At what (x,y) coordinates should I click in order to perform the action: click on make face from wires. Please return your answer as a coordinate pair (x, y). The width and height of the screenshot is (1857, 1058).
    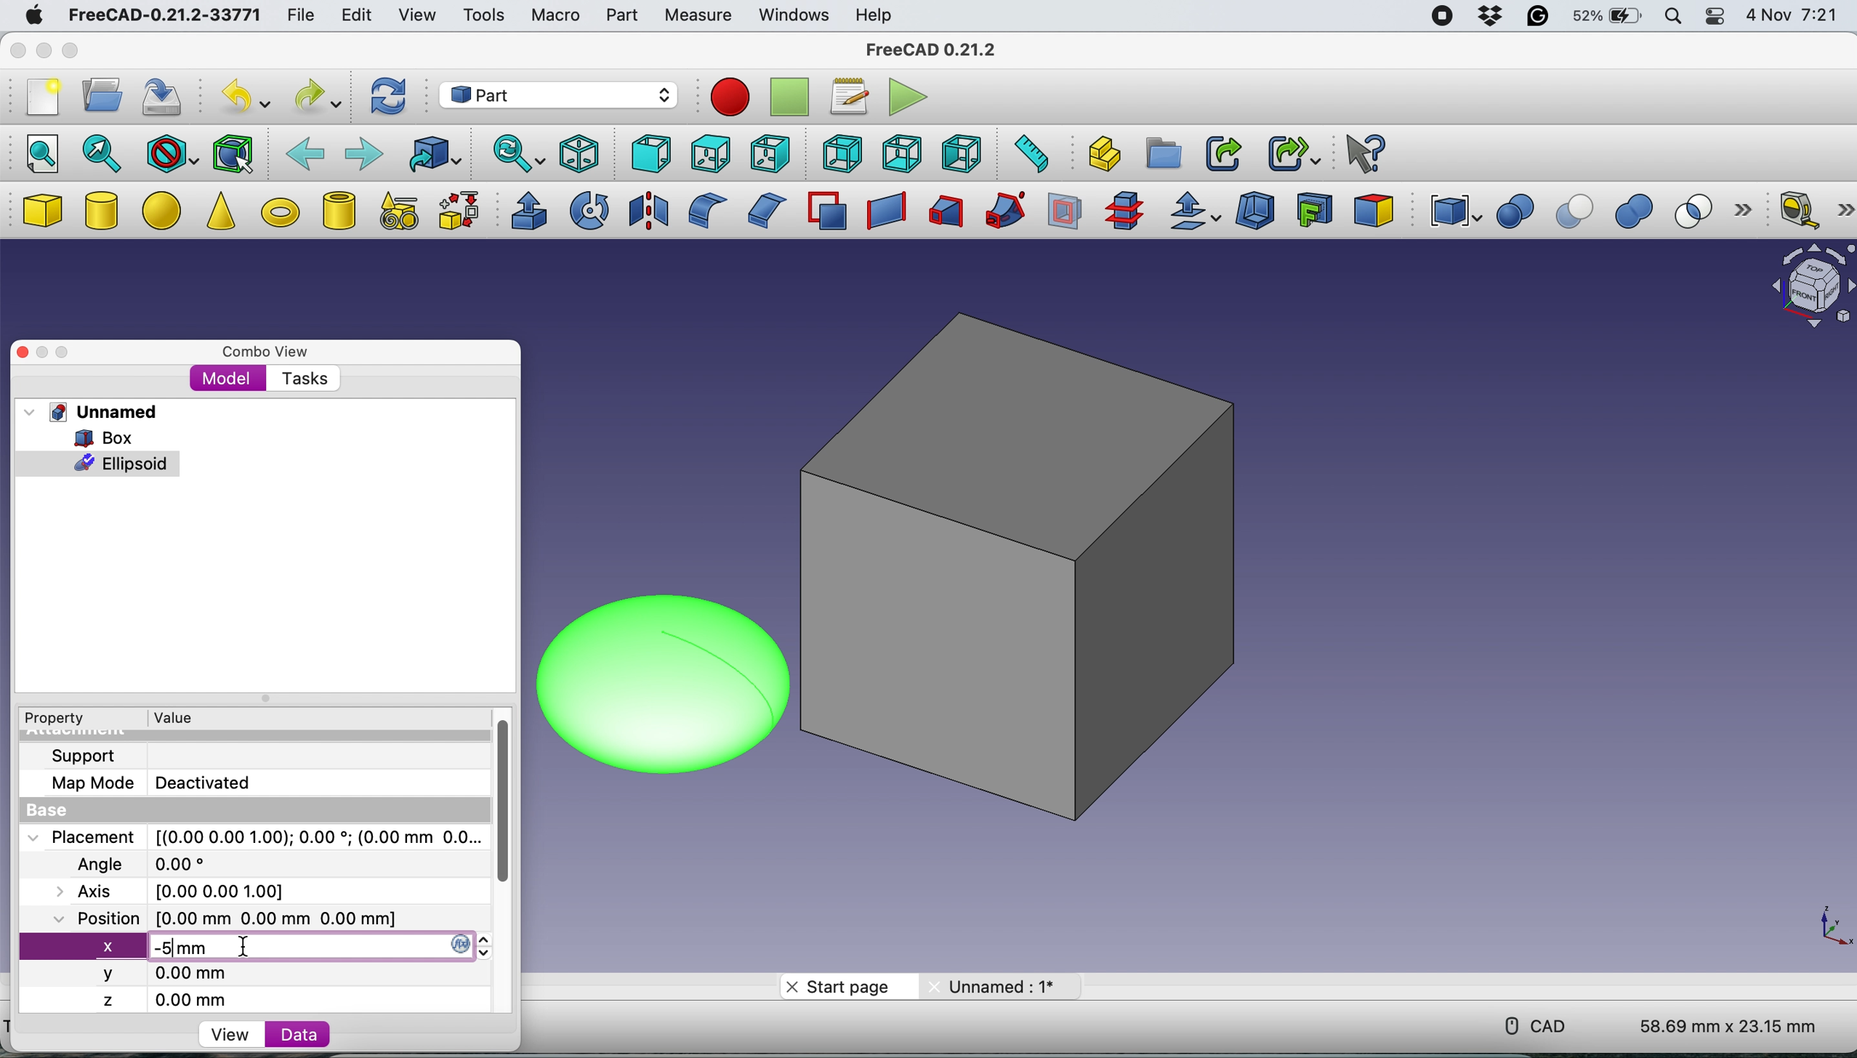
    Looking at the image, I should click on (826, 211).